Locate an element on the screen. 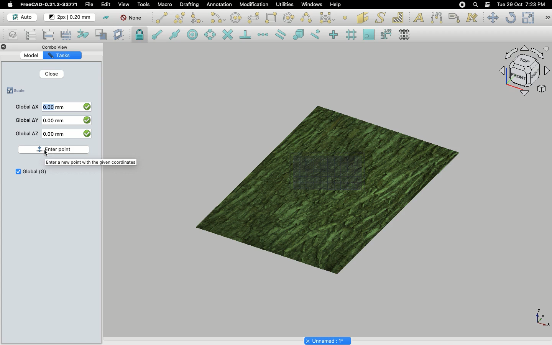 This screenshot has width=552, height=345. Snap near is located at coordinates (315, 35).